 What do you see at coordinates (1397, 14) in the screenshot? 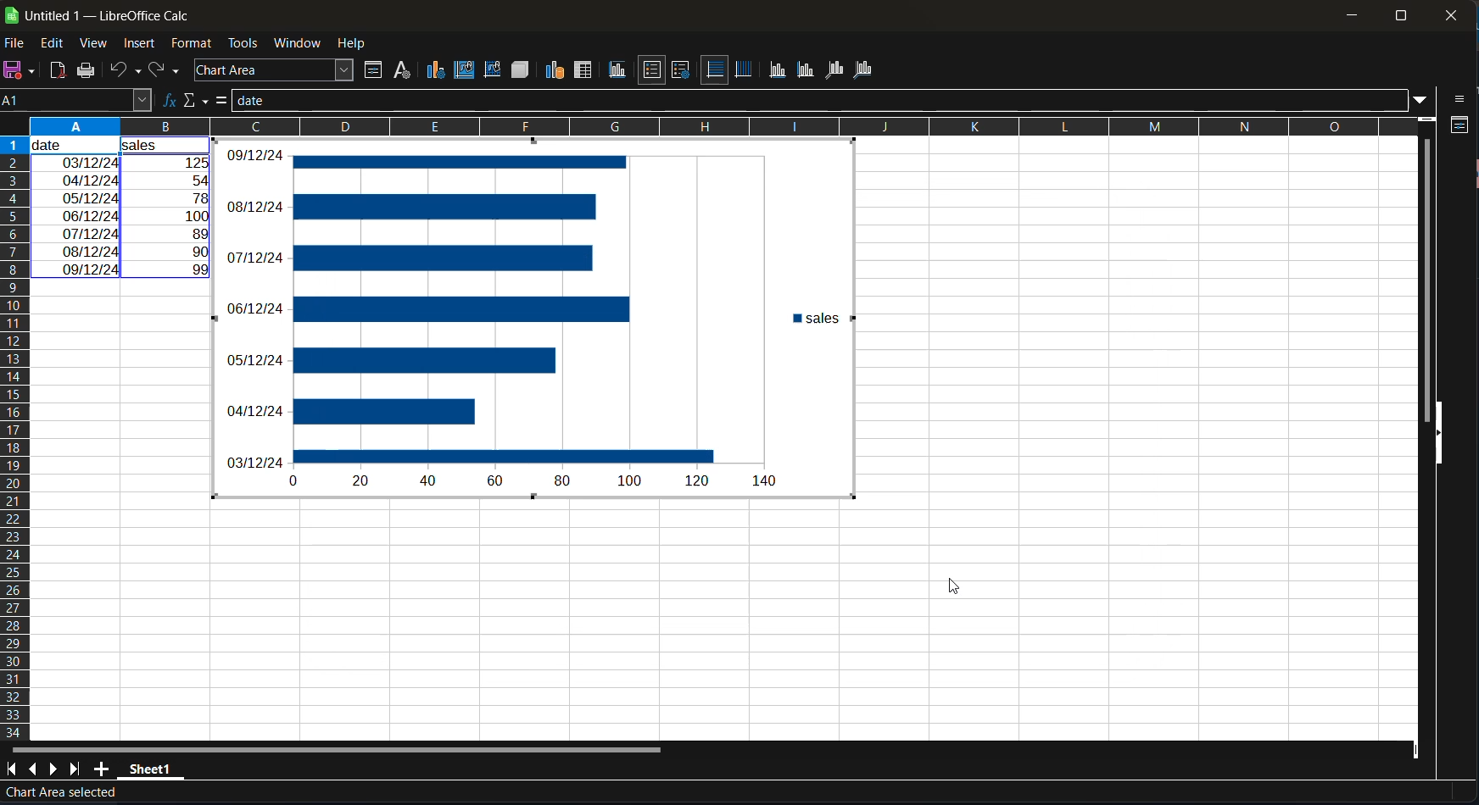
I see `maximize` at bounding box center [1397, 14].